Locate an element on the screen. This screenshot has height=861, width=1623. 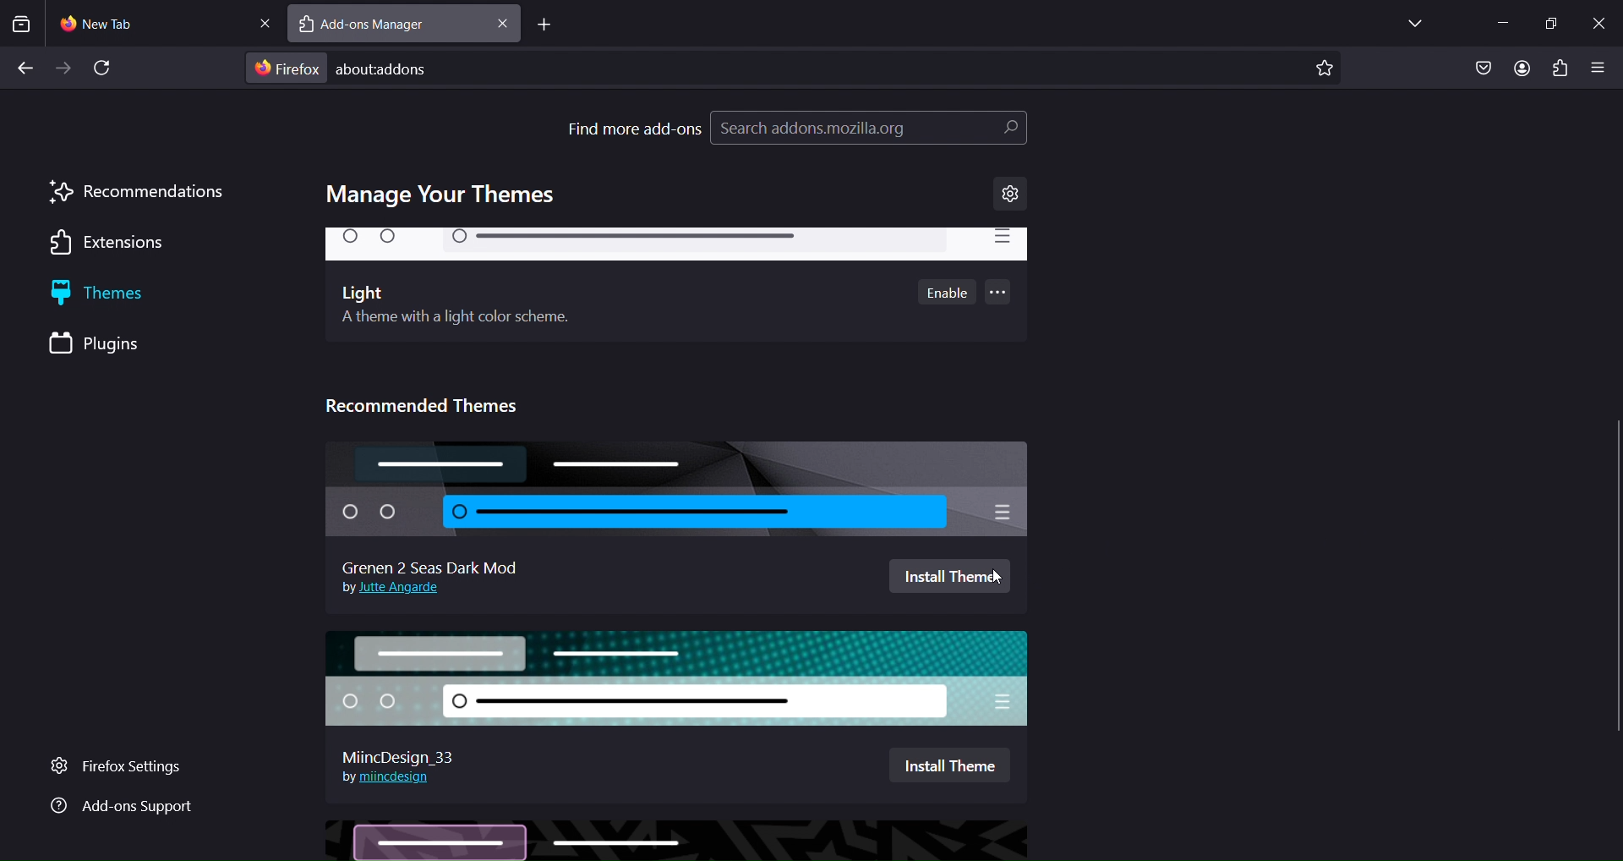
account is located at coordinates (1522, 69).